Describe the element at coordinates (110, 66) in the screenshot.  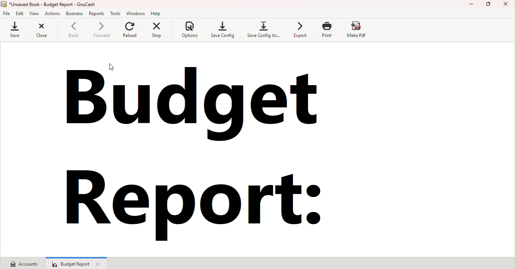
I see `Cursor` at that location.